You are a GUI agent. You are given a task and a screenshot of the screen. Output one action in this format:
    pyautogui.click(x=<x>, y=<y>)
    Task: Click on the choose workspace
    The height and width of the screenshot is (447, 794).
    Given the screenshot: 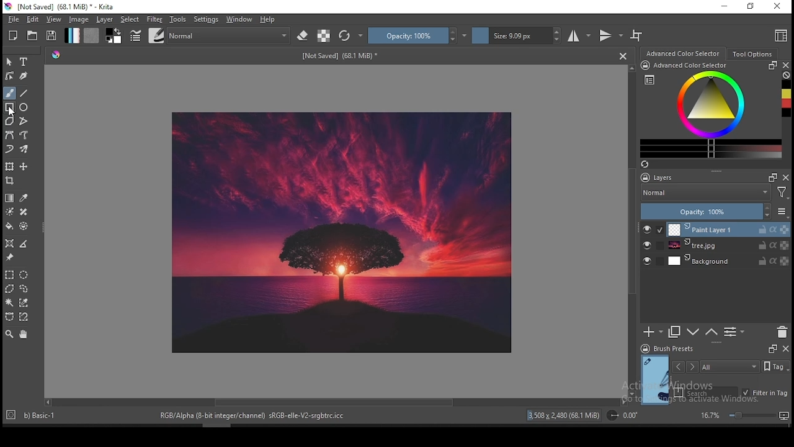 What is the action you would take?
    pyautogui.click(x=780, y=37)
    